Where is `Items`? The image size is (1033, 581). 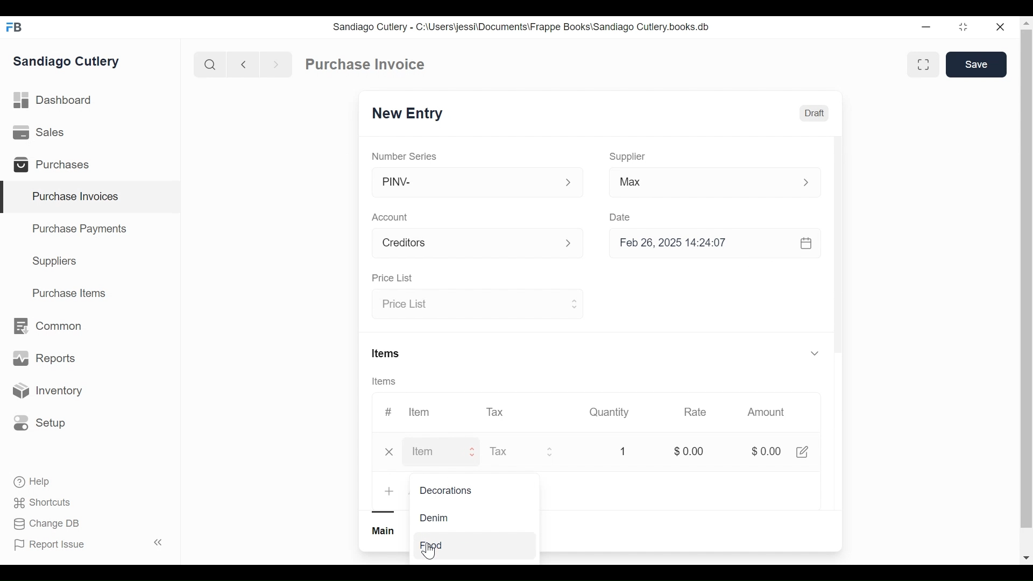 Items is located at coordinates (388, 353).